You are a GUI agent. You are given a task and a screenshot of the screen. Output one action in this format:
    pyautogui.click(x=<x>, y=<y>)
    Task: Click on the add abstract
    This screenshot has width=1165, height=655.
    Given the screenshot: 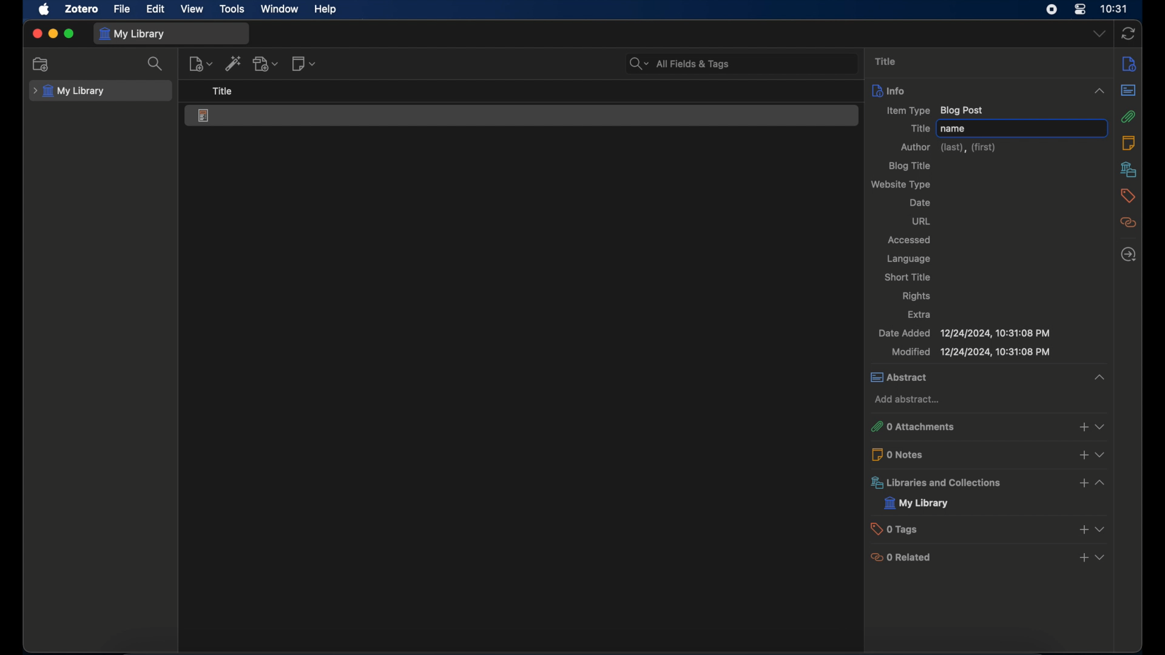 What is the action you would take?
    pyautogui.click(x=907, y=401)
    